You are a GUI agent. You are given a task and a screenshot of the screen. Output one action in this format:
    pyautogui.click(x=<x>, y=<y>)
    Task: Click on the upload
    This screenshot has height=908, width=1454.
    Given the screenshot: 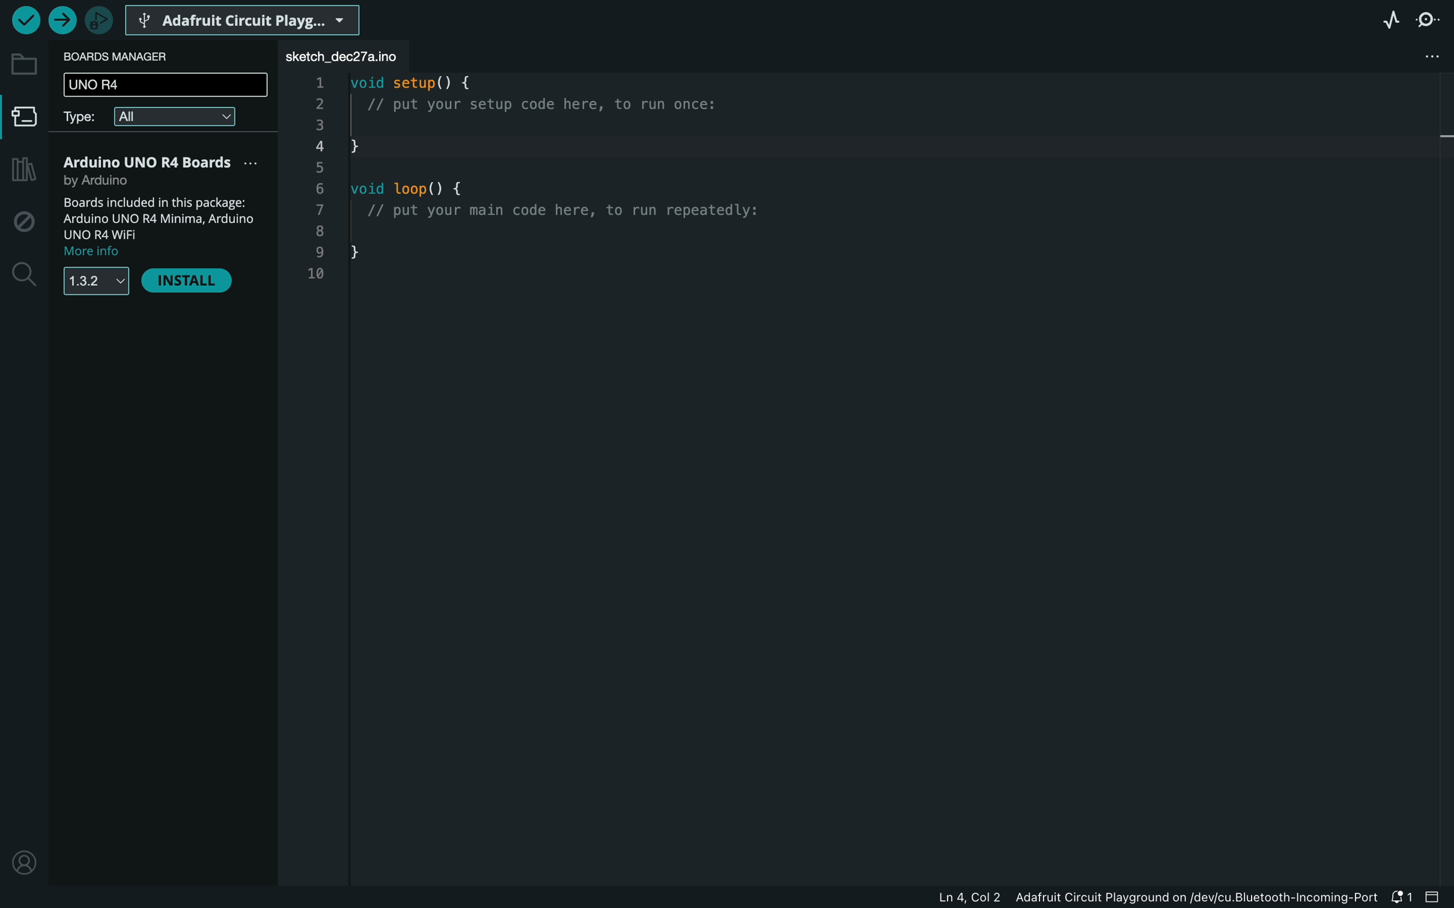 What is the action you would take?
    pyautogui.click(x=63, y=21)
    